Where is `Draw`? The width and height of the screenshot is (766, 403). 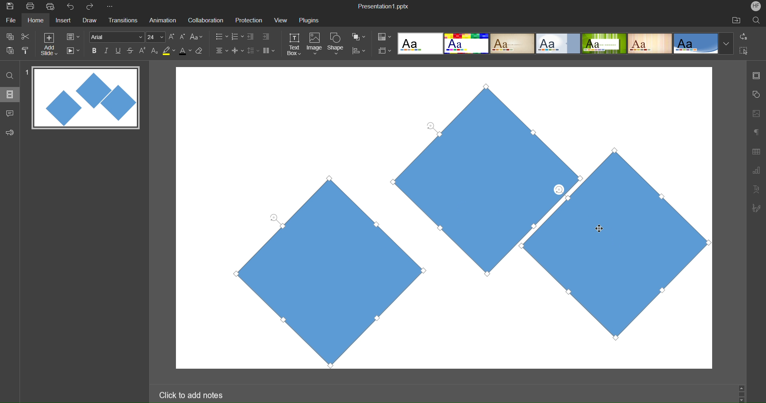 Draw is located at coordinates (89, 21).